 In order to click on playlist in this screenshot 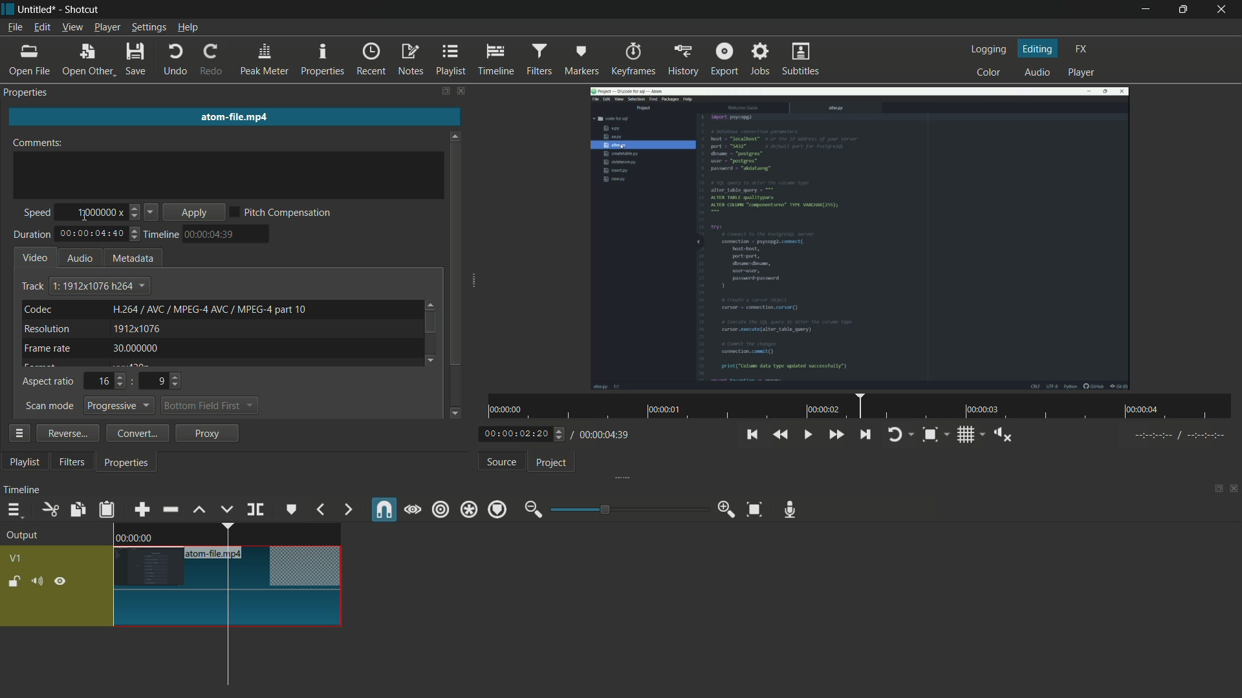, I will do `click(450, 60)`.